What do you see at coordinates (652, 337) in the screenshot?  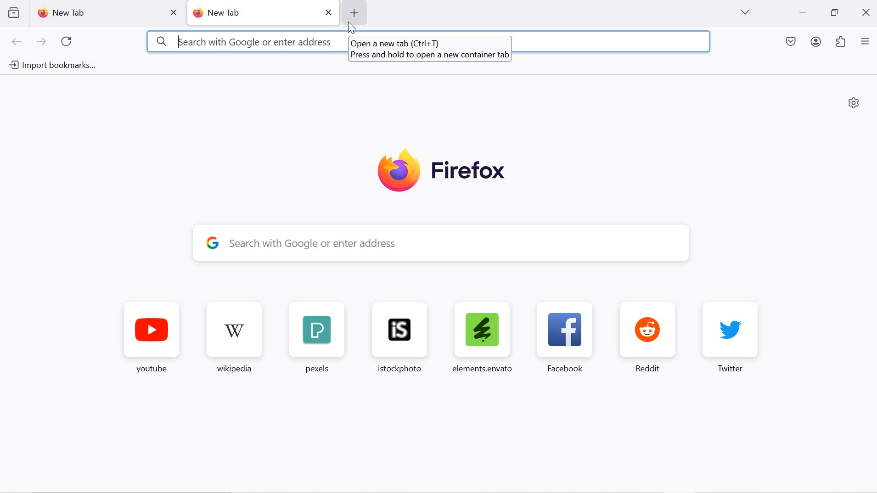 I see `reddit favorite` at bounding box center [652, 337].